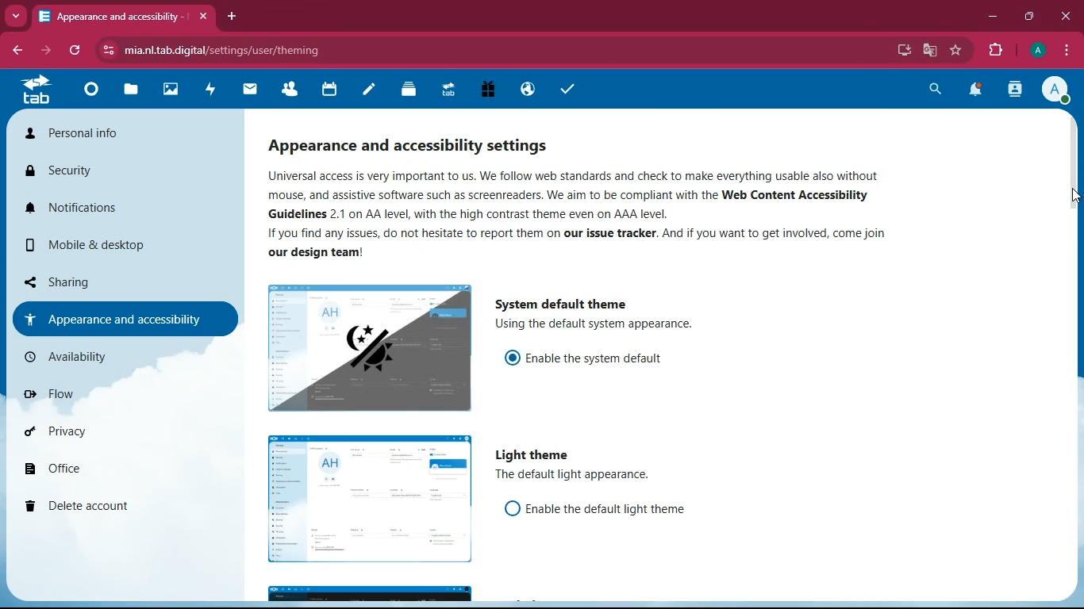 Image resolution: width=1084 pixels, height=609 pixels. I want to click on description, so click(600, 326).